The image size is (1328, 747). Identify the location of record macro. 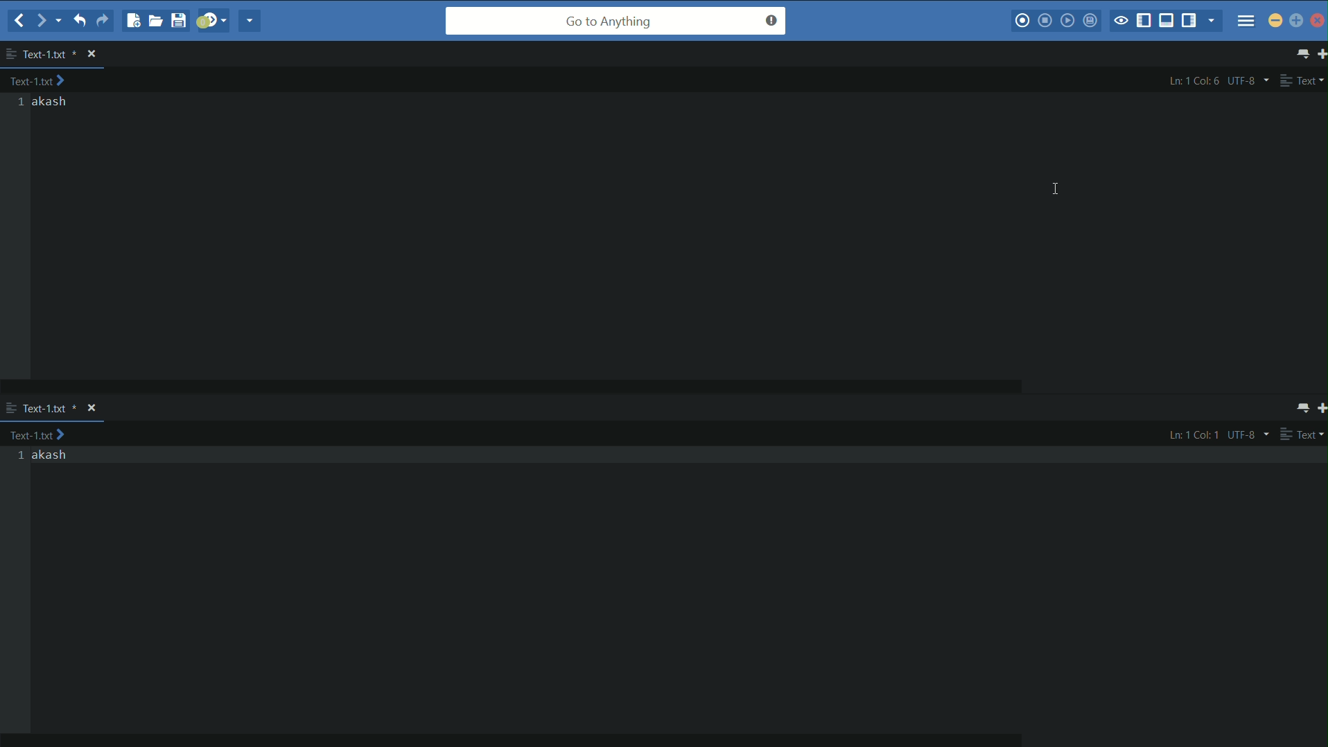
(1022, 21).